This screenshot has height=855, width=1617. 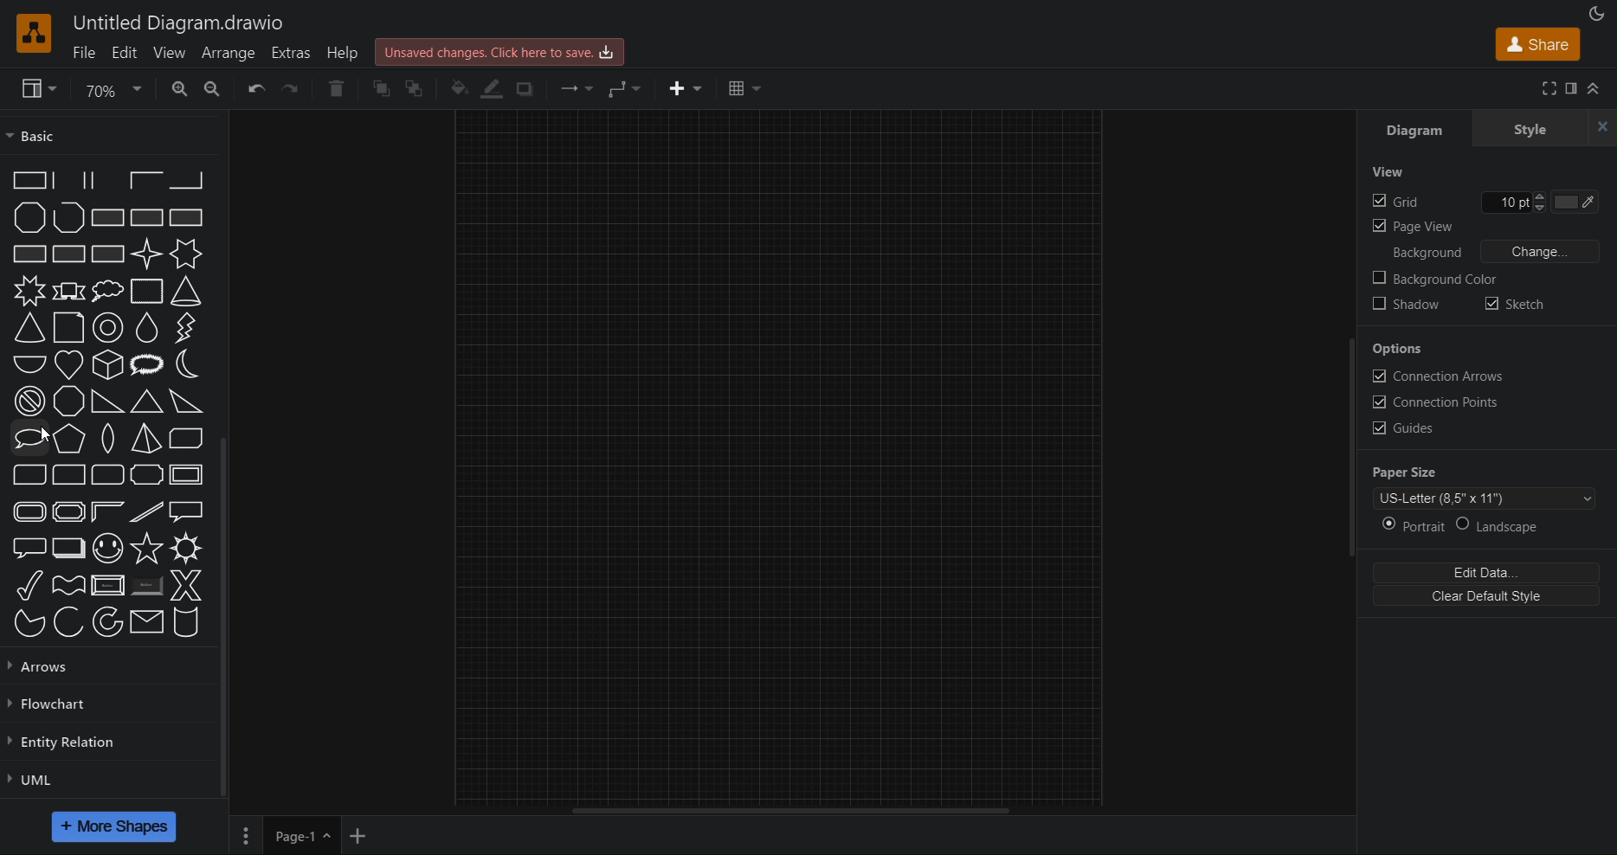 What do you see at coordinates (1344, 483) in the screenshot?
I see `Scrollbar` at bounding box center [1344, 483].